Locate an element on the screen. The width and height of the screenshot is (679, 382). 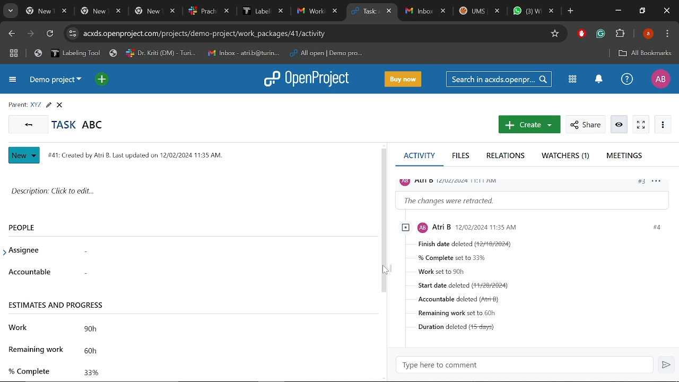
remaining work is located at coordinates (35, 349).